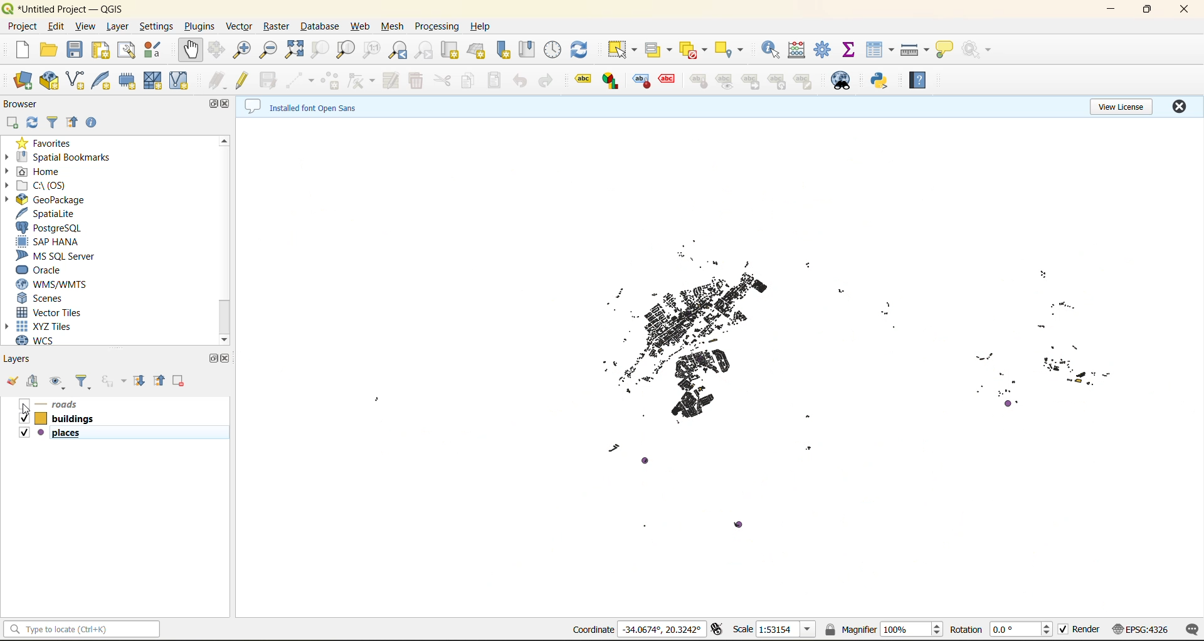 The image size is (1204, 641). I want to click on layer disabled, so click(71, 405).